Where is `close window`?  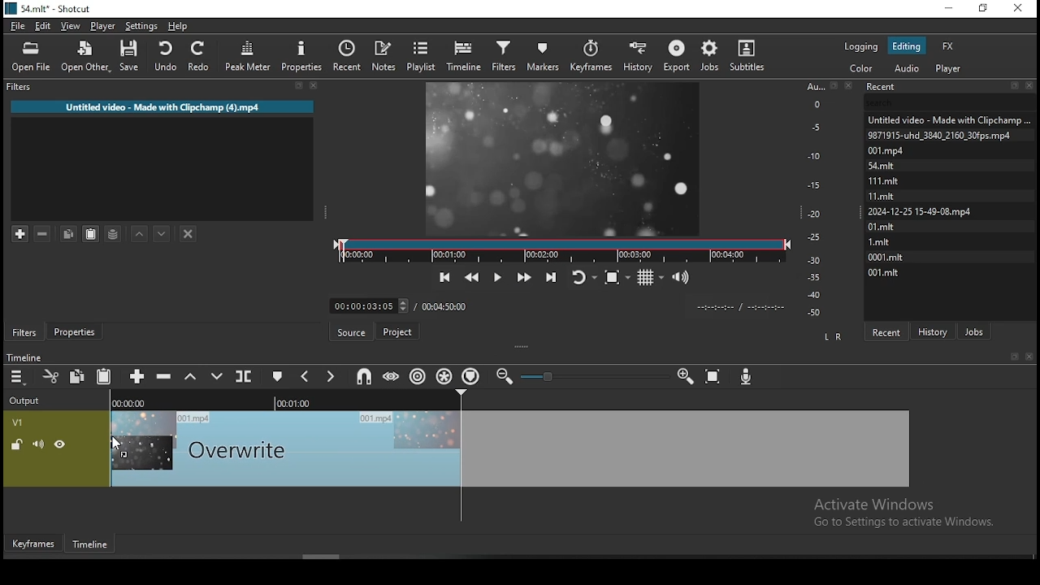
close window is located at coordinates (1018, 7).